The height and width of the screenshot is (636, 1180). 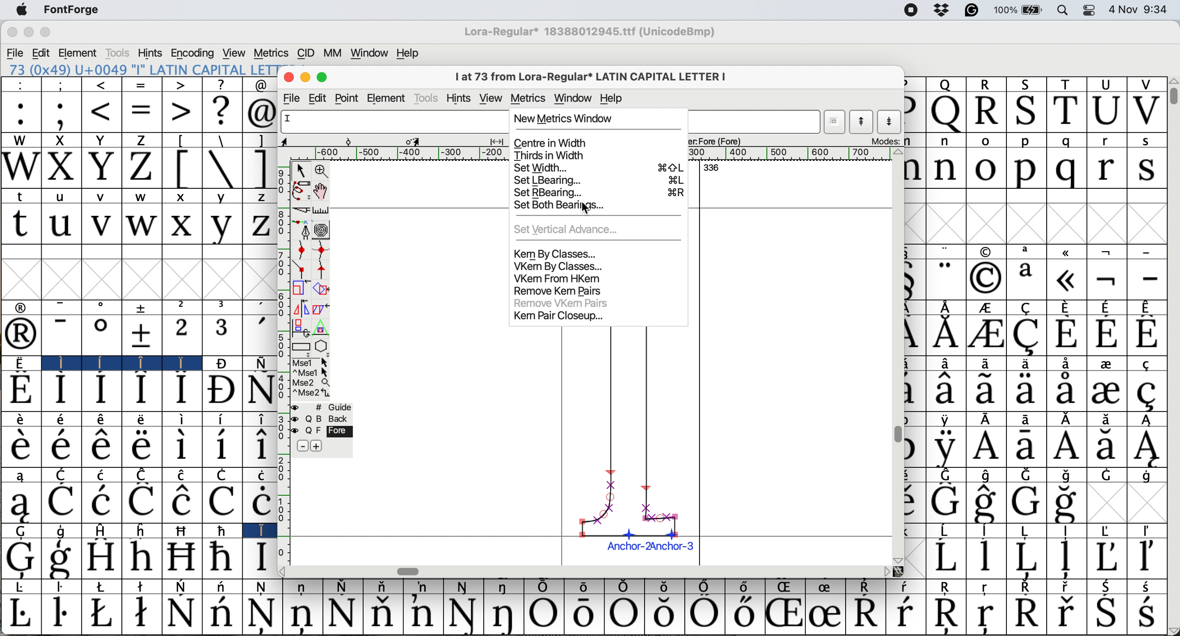 I want to click on maximize, so click(x=46, y=32).